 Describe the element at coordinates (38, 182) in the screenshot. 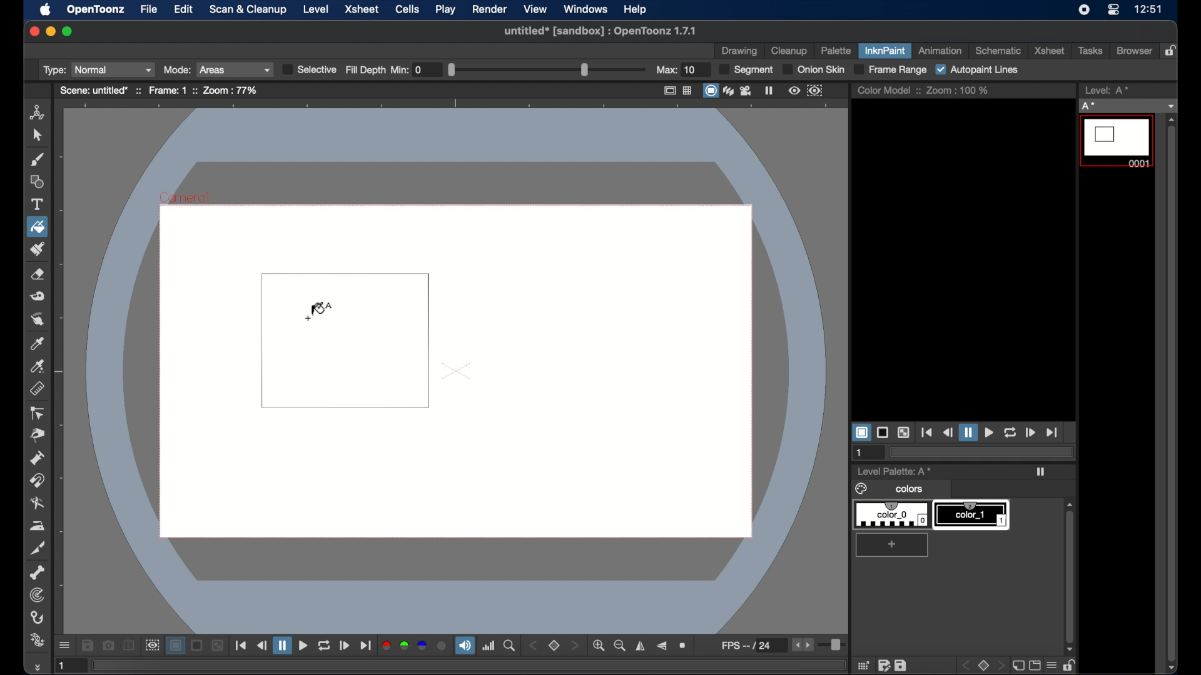

I see `shapes` at that location.